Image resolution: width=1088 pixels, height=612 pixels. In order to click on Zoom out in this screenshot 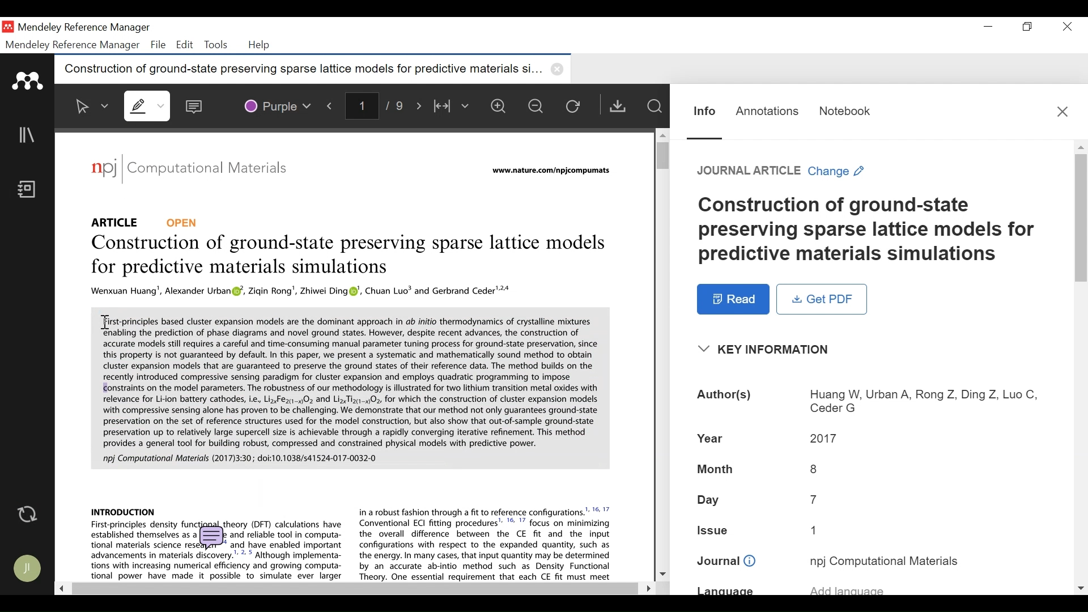, I will do `click(537, 105)`.